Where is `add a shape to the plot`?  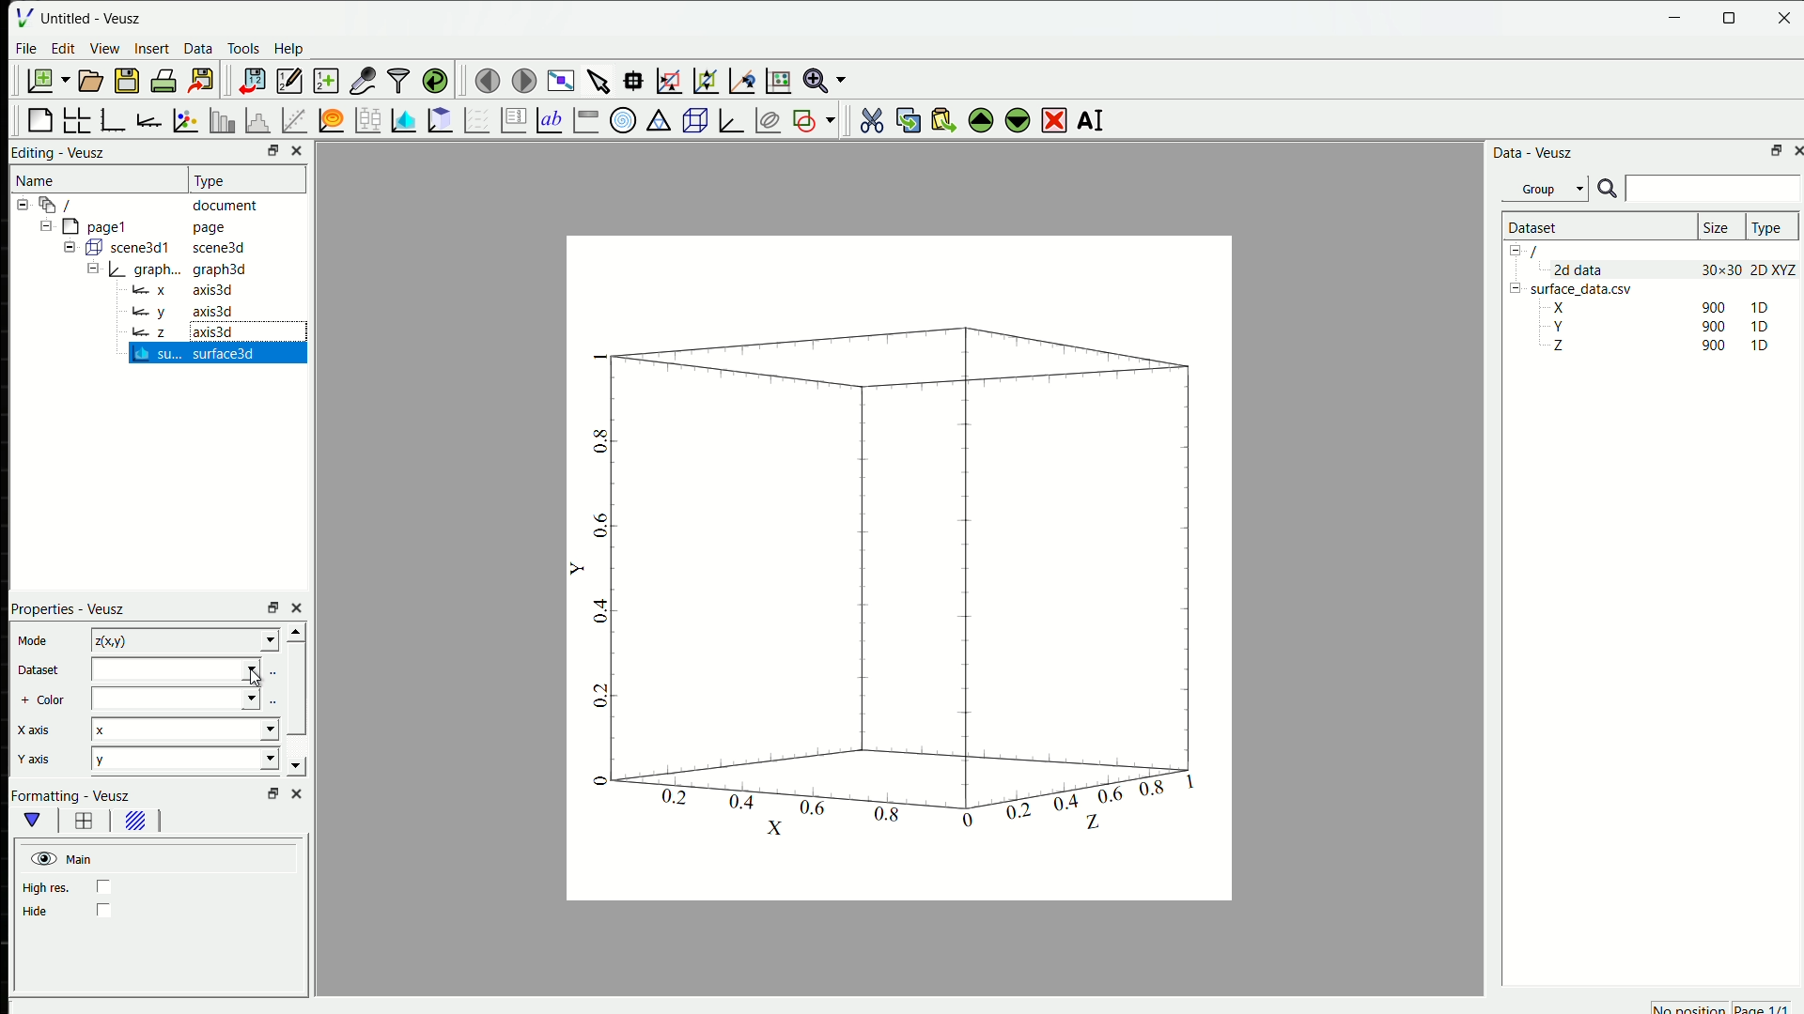 add a shape to the plot is located at coordinates (814, 119).